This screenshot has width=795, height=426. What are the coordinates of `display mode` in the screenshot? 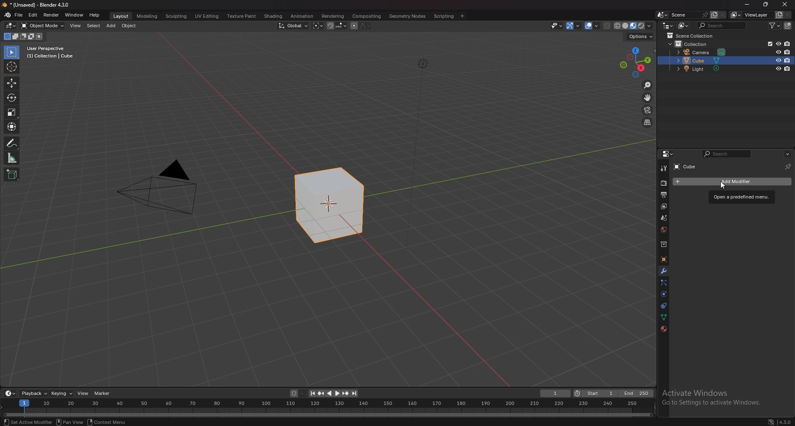 It's located at (683, 25).